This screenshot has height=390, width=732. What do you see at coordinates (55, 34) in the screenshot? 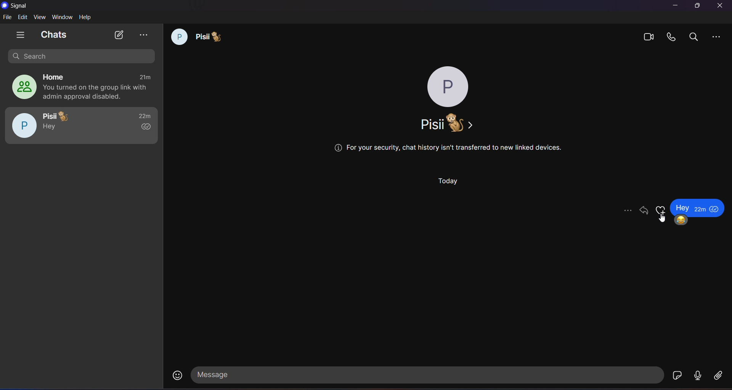
I see `chats` at bounding box center [55, 34].